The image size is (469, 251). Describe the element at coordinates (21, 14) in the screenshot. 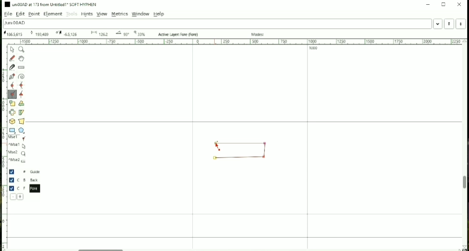

I see `Edit` at that location.